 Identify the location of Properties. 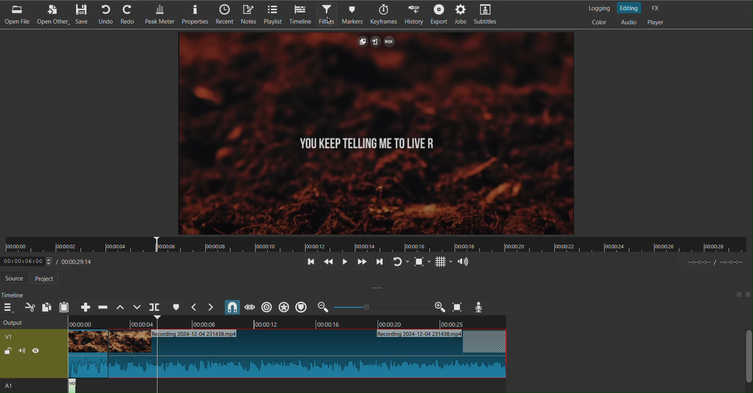
(197, 15).